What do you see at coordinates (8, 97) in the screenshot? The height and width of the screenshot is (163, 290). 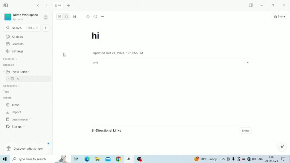 I see `Others` at bounding box center [8, 97].